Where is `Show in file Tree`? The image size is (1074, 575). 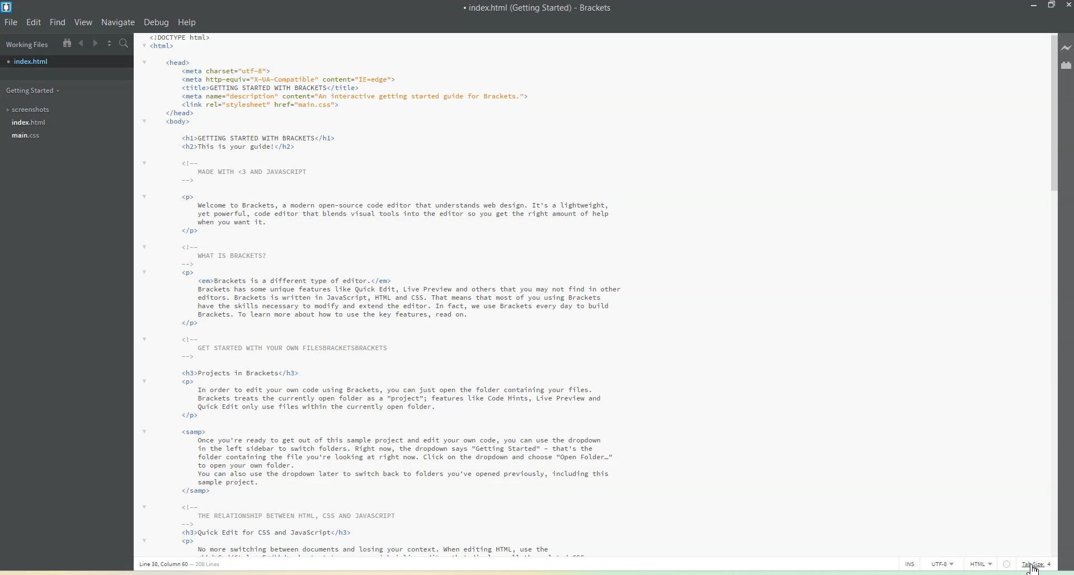
Show in file Tree is located at coordinates (67, 43).